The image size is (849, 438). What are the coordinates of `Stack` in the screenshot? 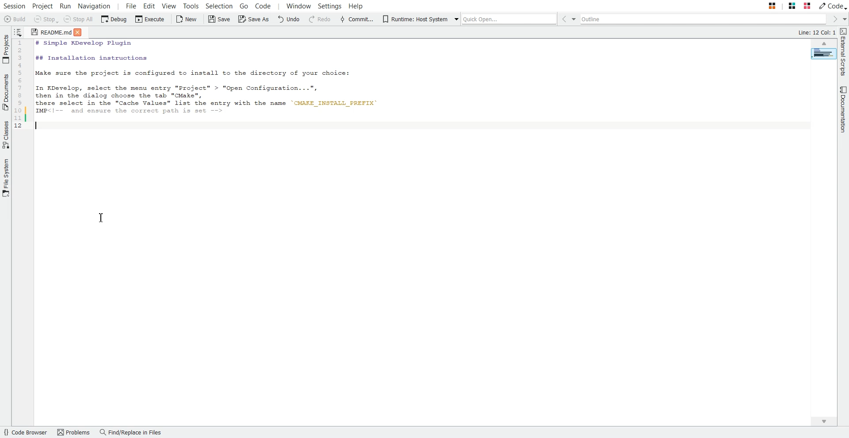 It's located at (783, 5).